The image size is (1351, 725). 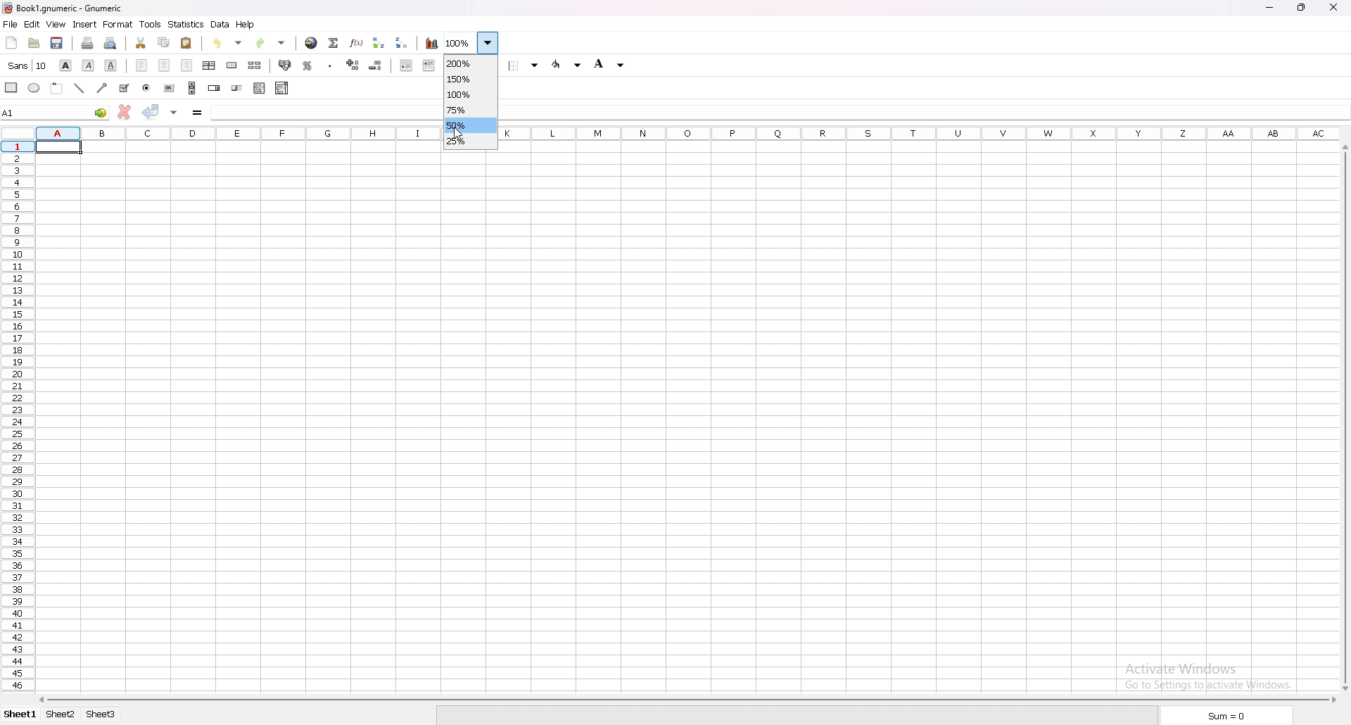 What do you see at coordinates (468, 126) in the screenshot?
I see `50%` at bounding box center [468, 126].